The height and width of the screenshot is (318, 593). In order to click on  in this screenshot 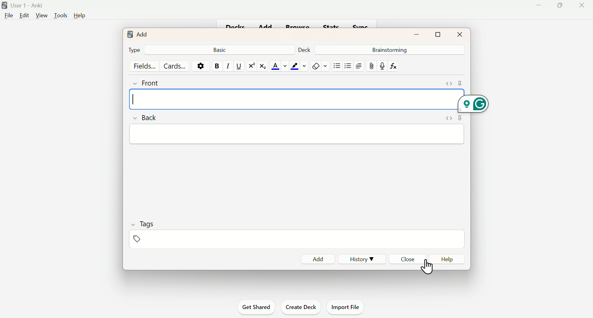, I will do `click(59, 14)`.